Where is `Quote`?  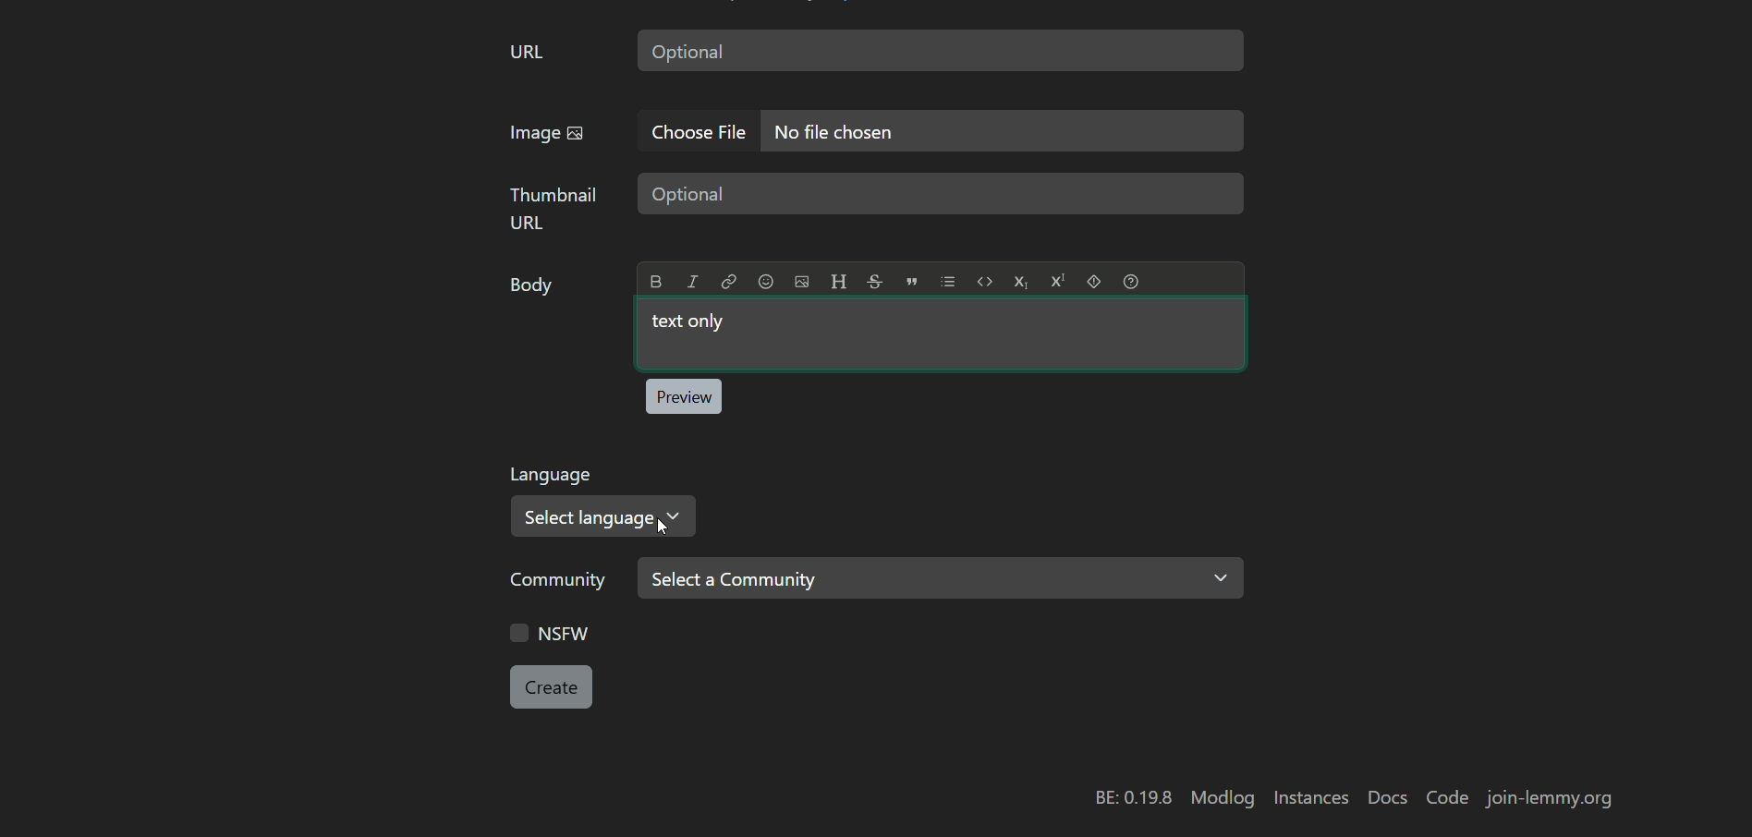 Quote is located at coordinates (912, 281).